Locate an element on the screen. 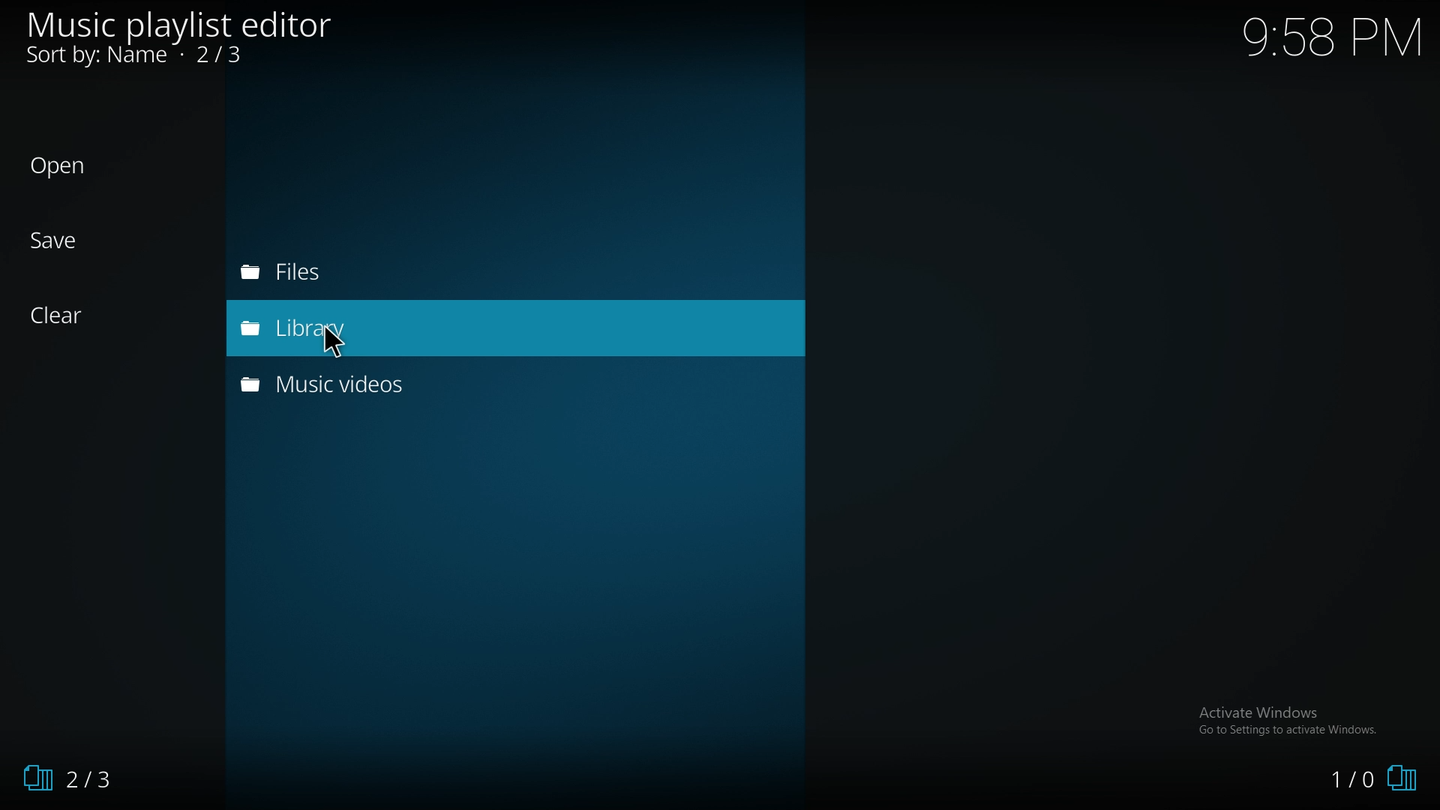  music videos is located at coordinates (370, 386).